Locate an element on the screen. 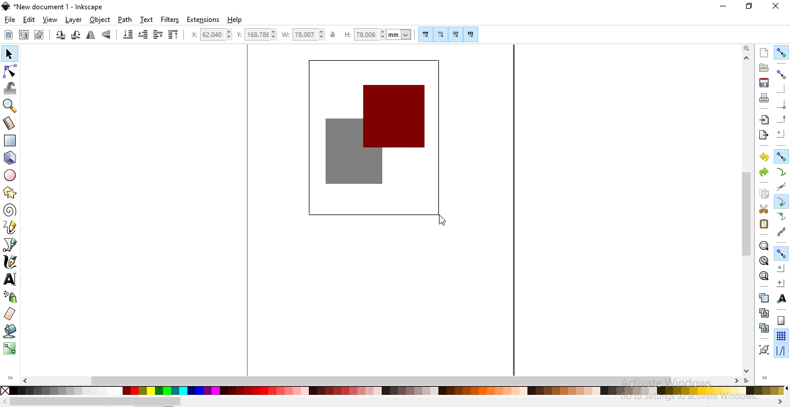  erase existing objects is located at coordinates (9, 313).